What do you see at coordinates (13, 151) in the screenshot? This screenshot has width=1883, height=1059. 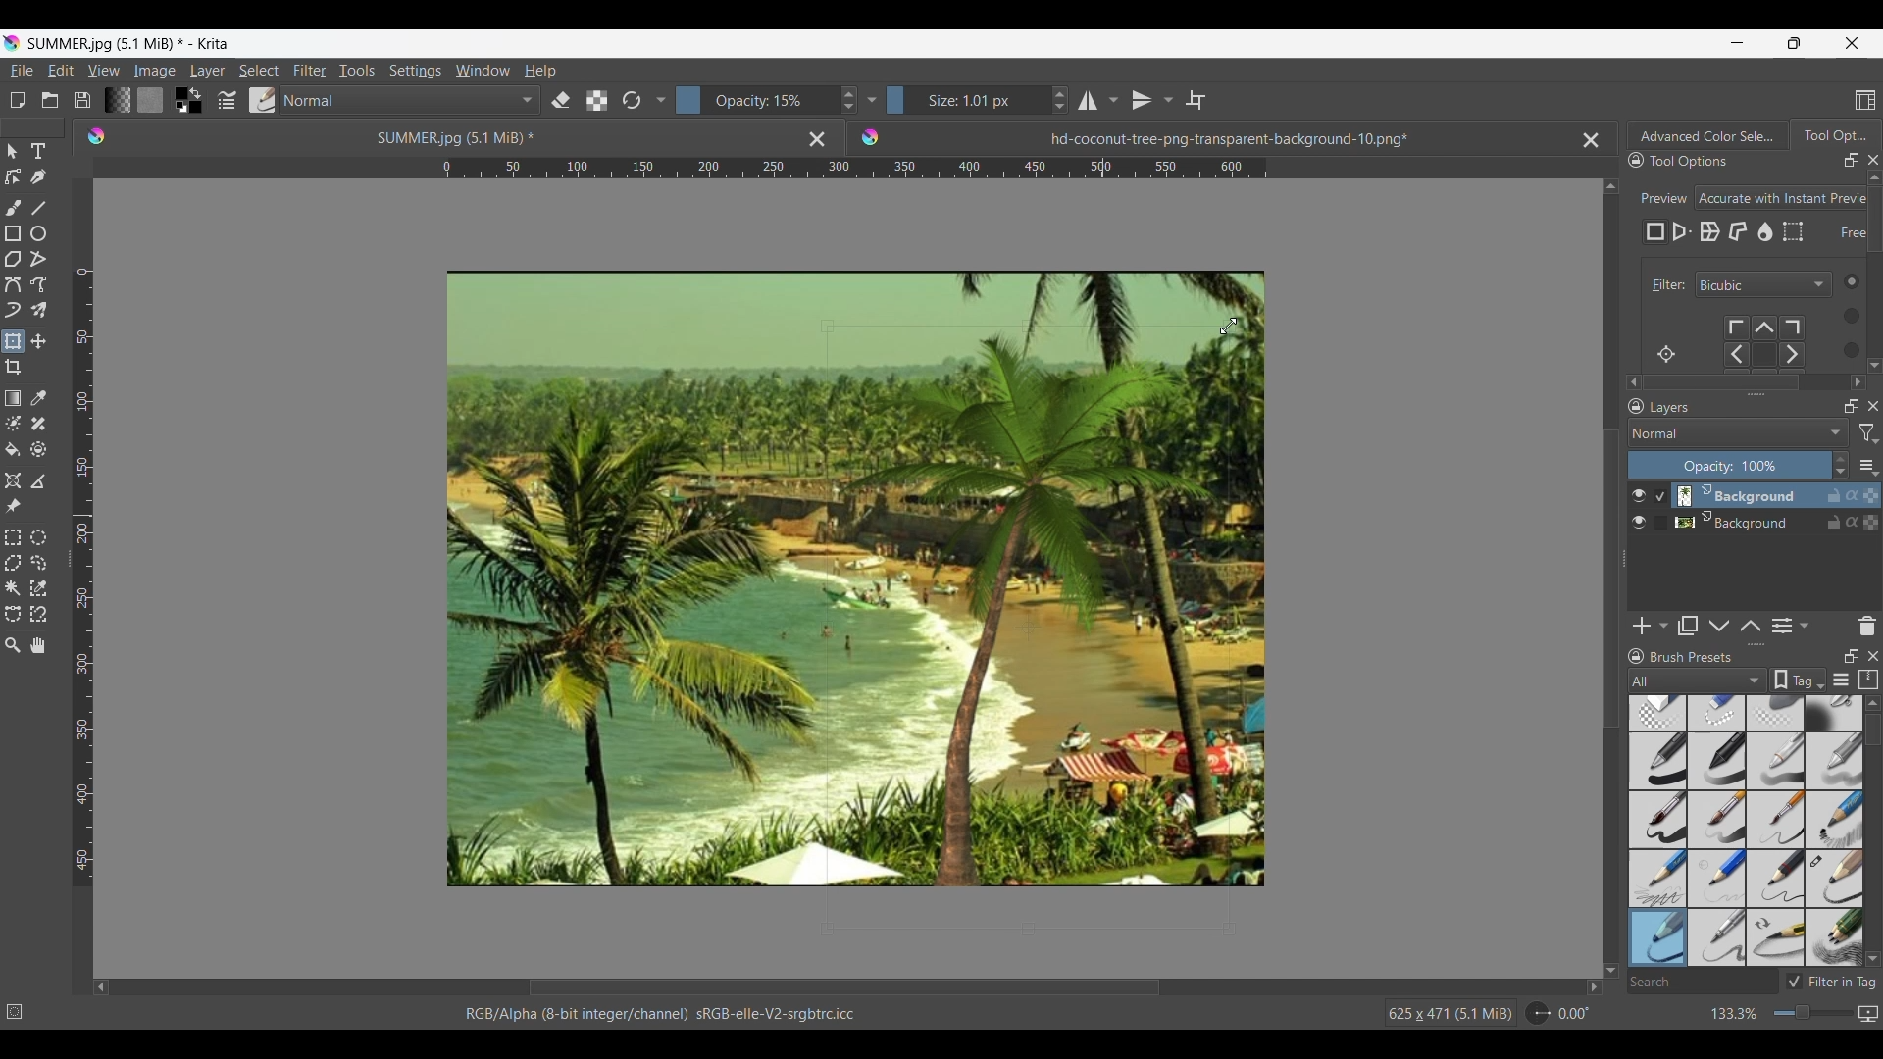 I see `Select shapes` at bounding box center [13, 151].